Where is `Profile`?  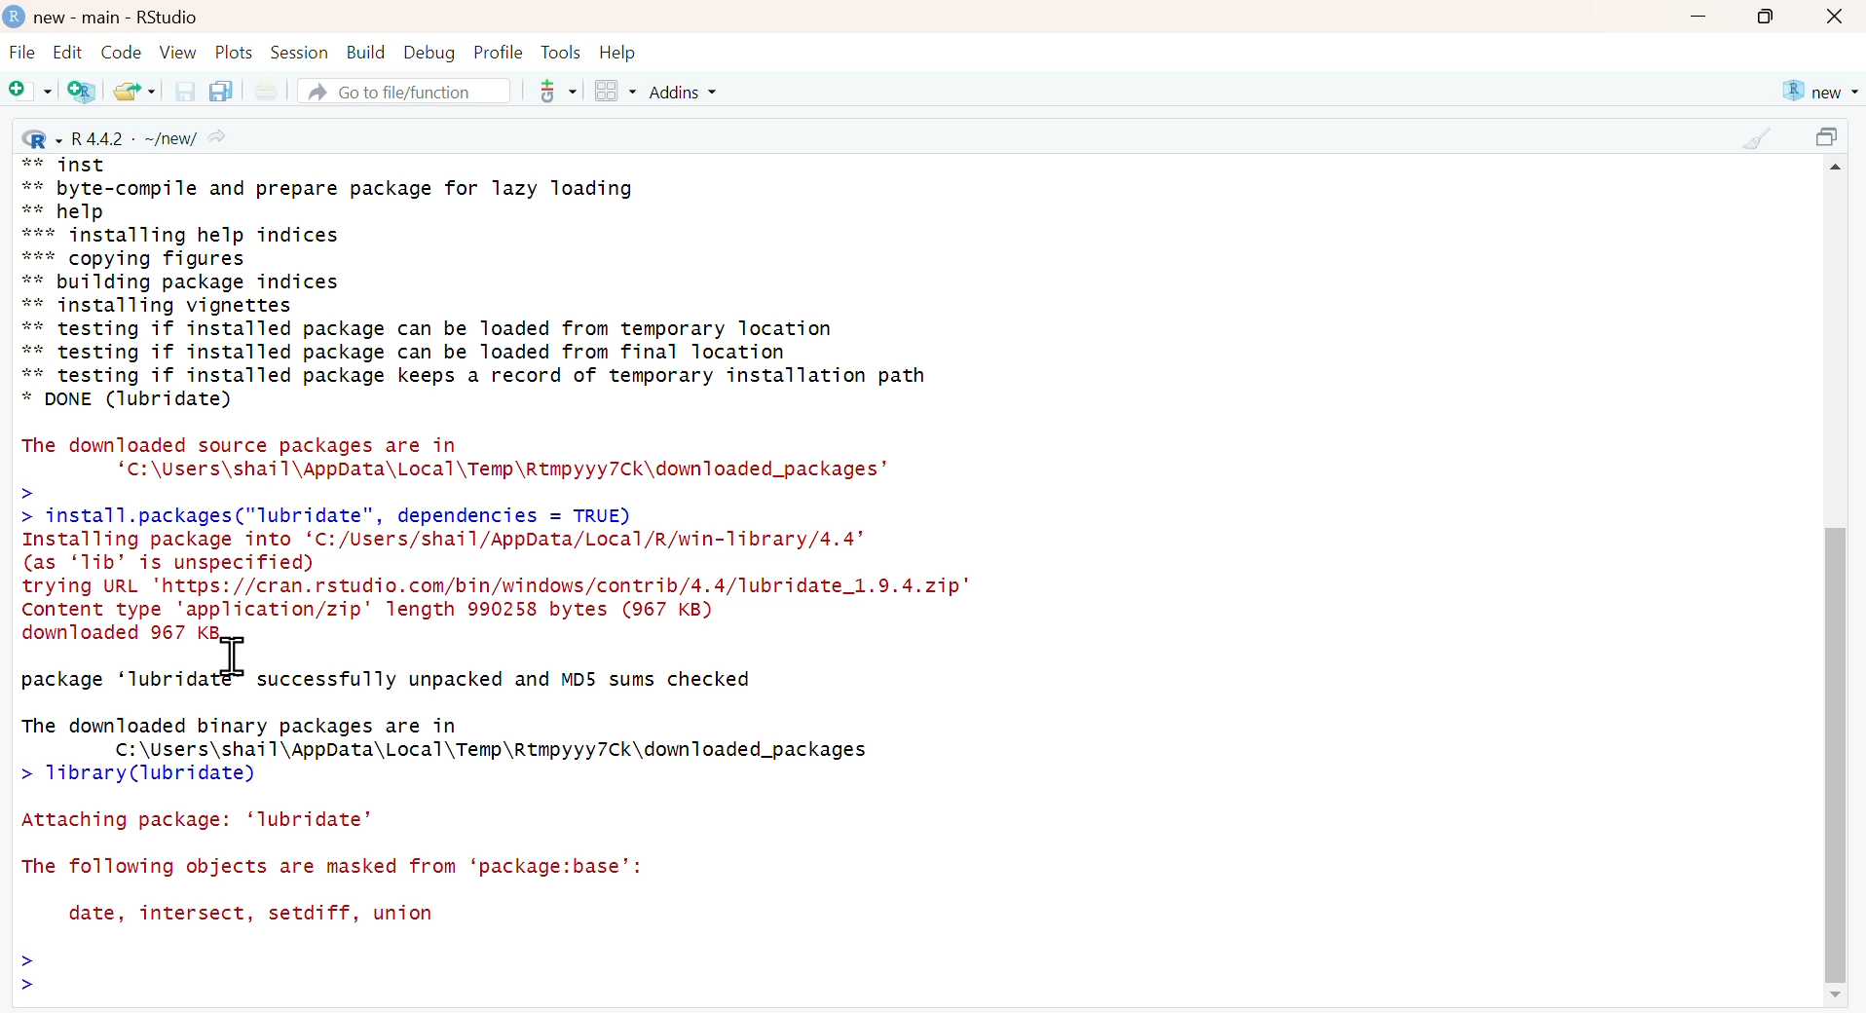 Profile is located at coordinates (499, 52).